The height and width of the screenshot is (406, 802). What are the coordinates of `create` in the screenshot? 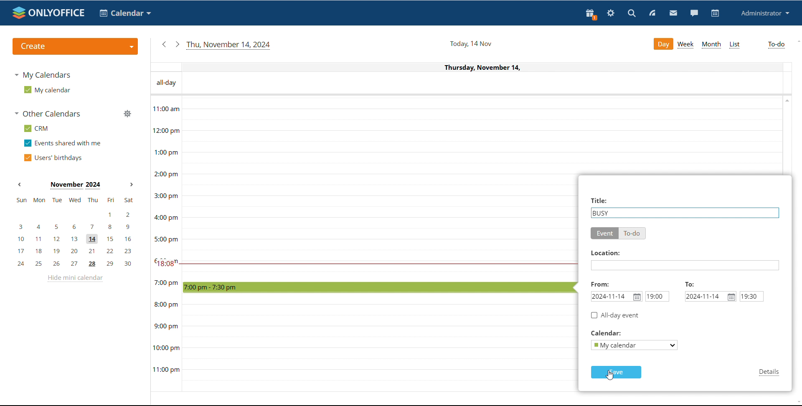 It's located at (75, 47).